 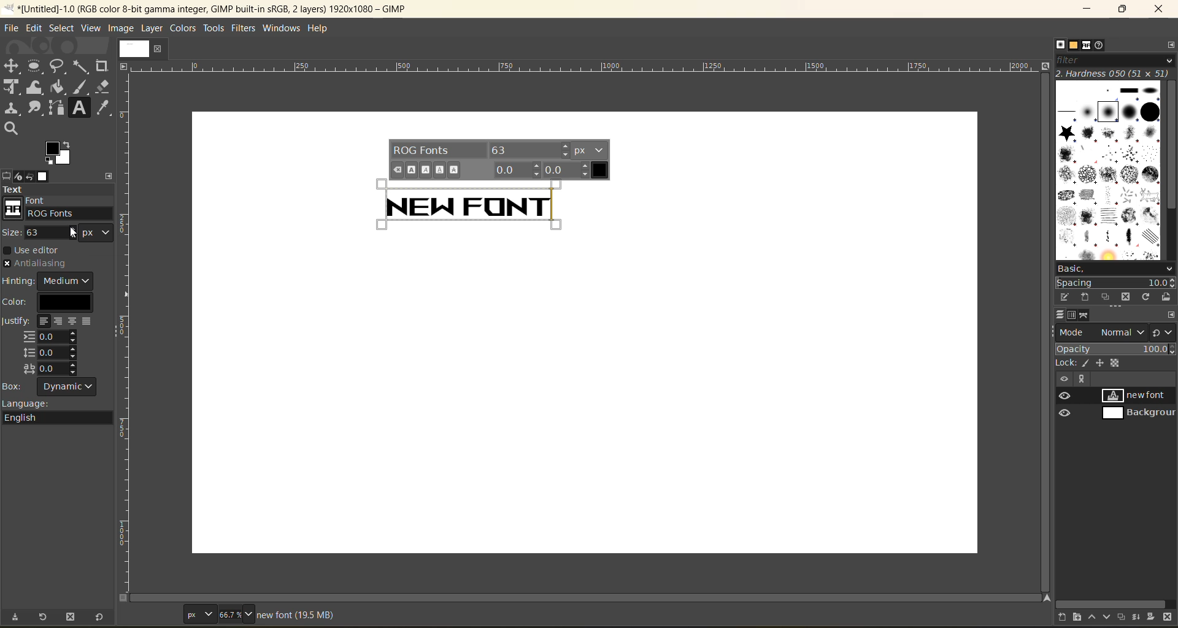 I want to click on box, so click(x=50, y=385).